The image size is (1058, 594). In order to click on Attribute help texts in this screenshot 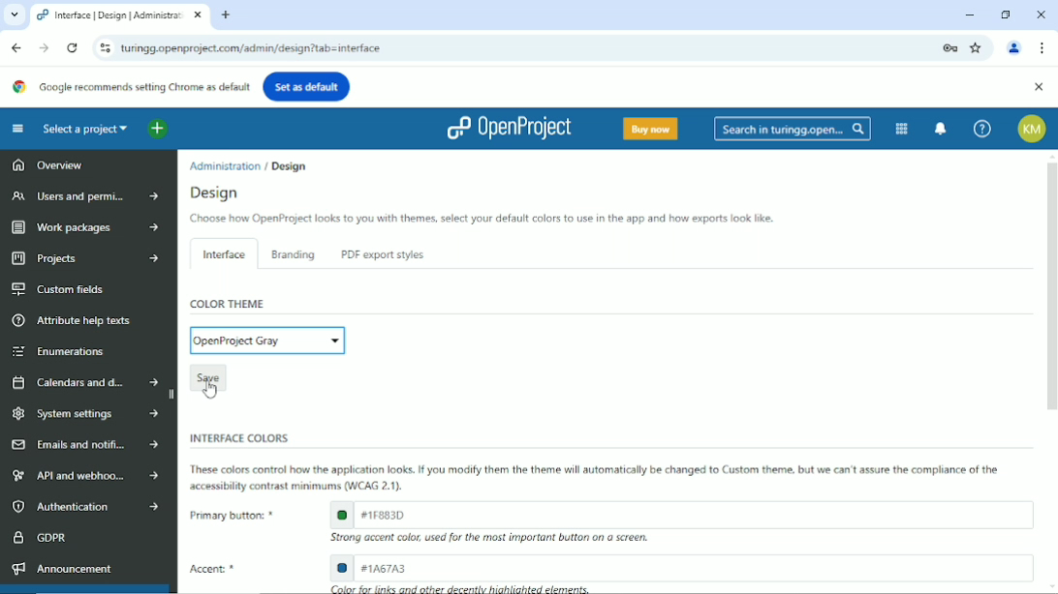, I will do `click(76, 320)`.